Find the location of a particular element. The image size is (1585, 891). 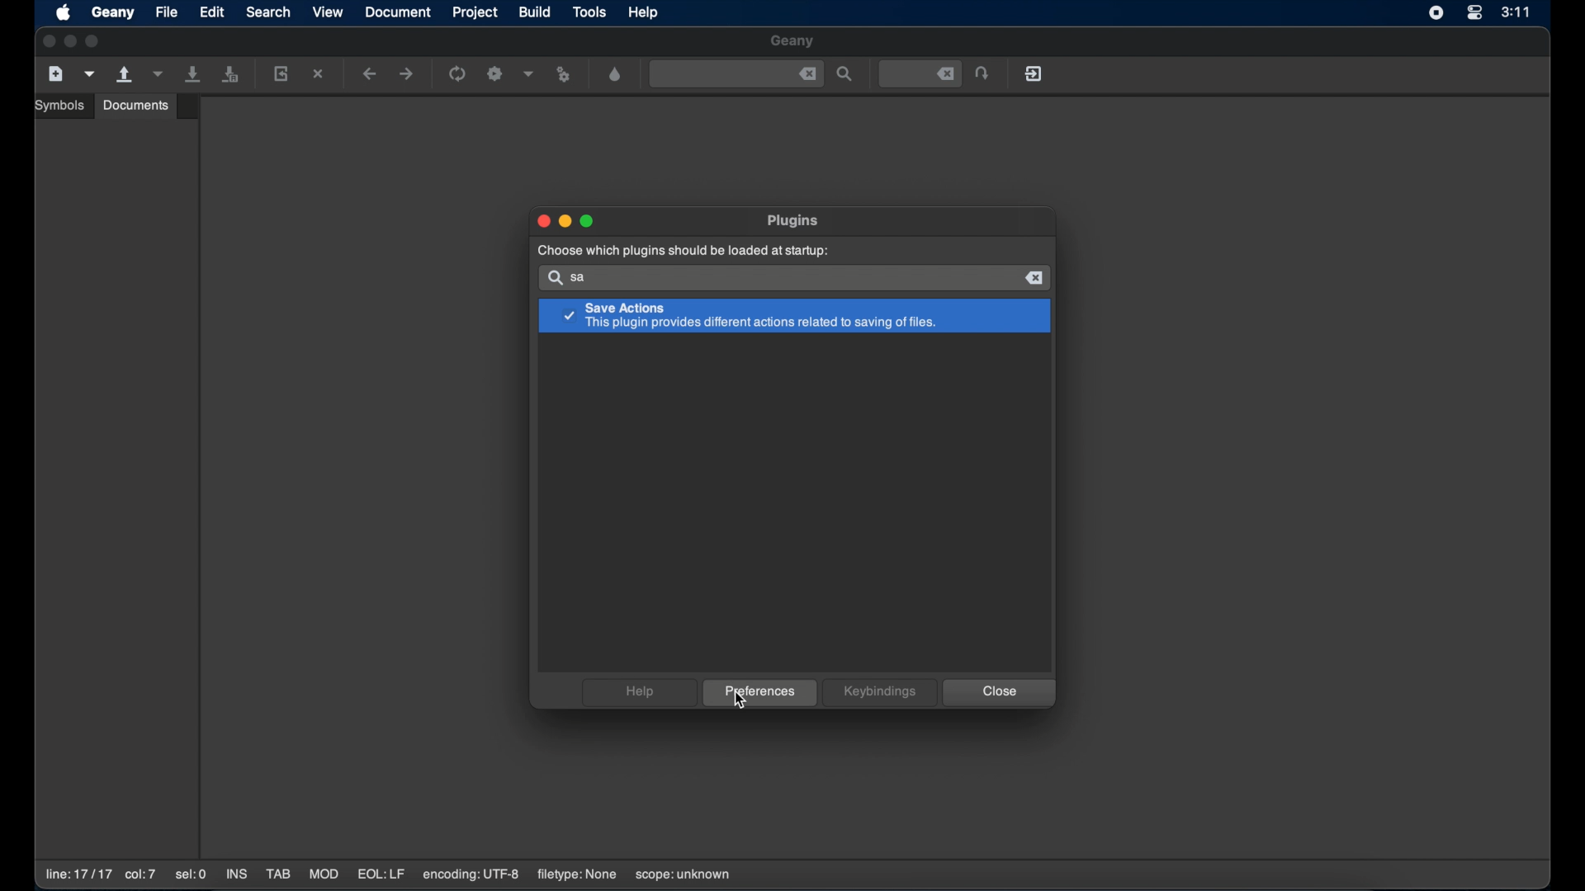

minimize is located at coordinates (566, 222).